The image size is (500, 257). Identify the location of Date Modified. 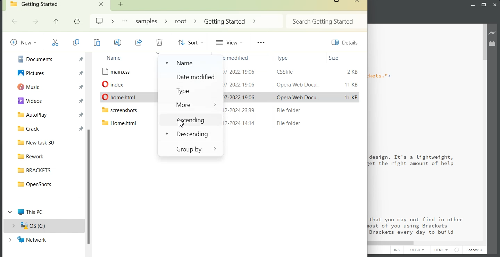
(191, 77).